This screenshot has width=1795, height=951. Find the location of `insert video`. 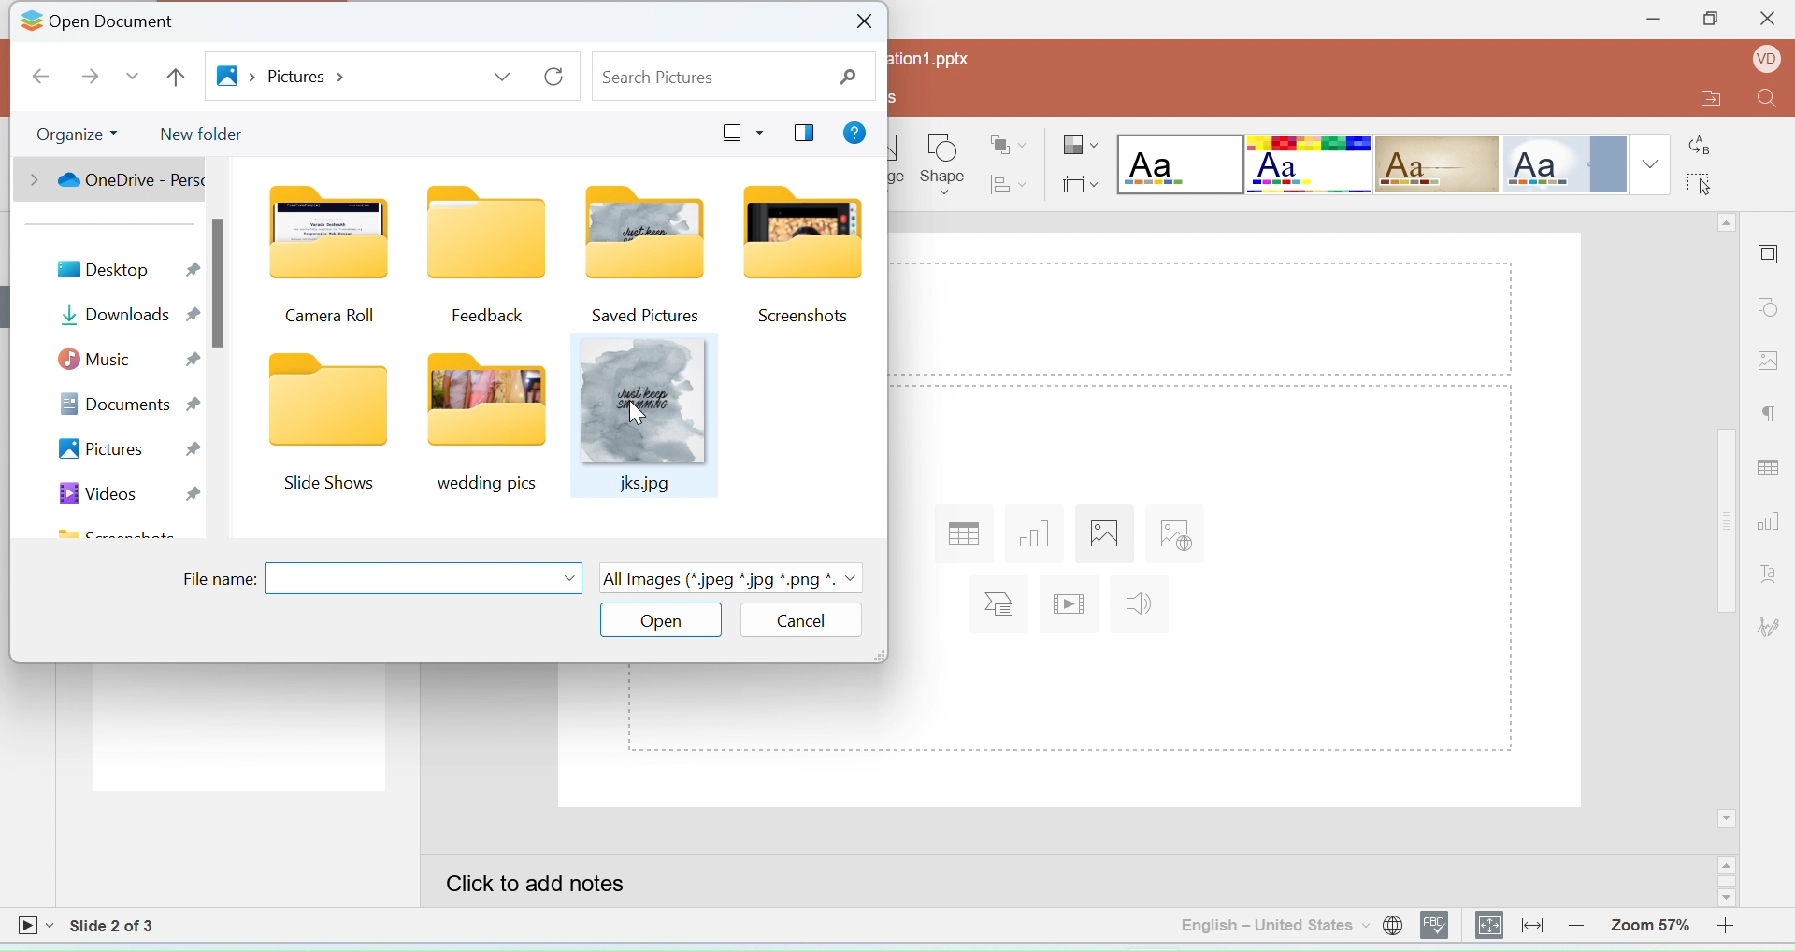

insert video is located at coordinates (1070, 603).